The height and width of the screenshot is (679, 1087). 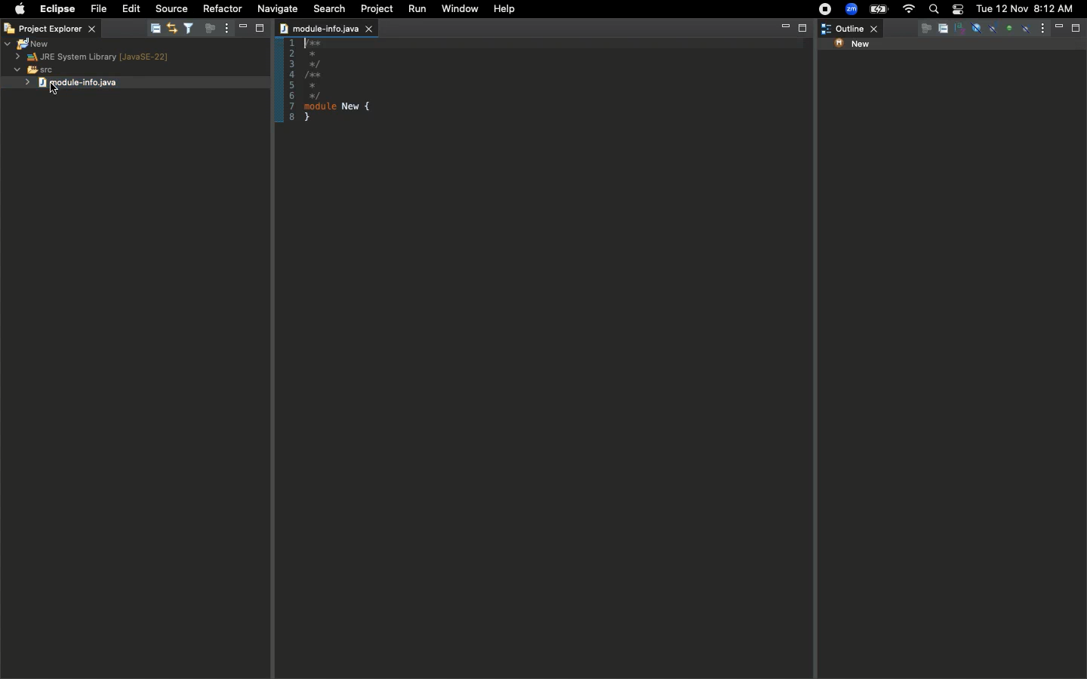 What do you see at coordinates (849, 9) in the screenshot?
I see `Zoom` at bounding box center [849, 9].